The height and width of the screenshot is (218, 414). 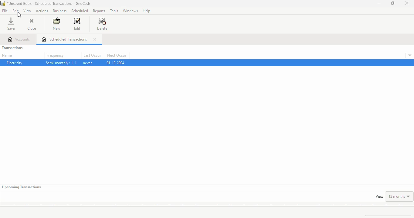 What do you see at coordinates (94, 39) in the screenshot?
I see `close tab` at bounding box center [94, 39].